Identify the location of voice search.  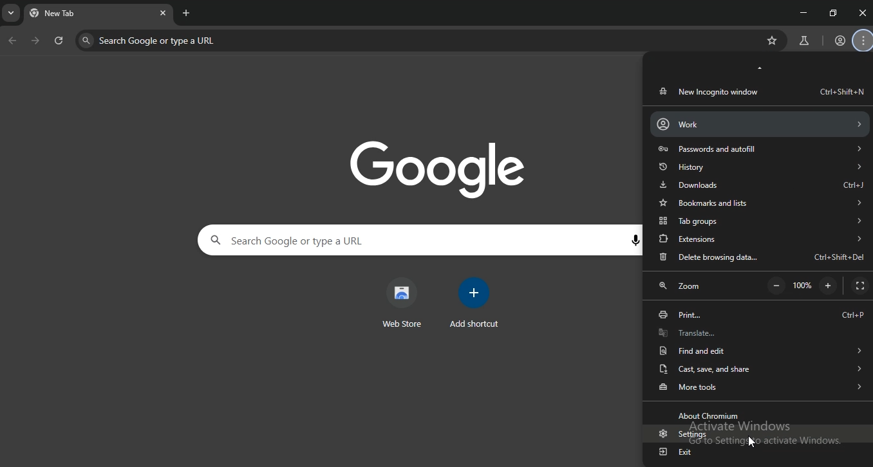
(634, 241).